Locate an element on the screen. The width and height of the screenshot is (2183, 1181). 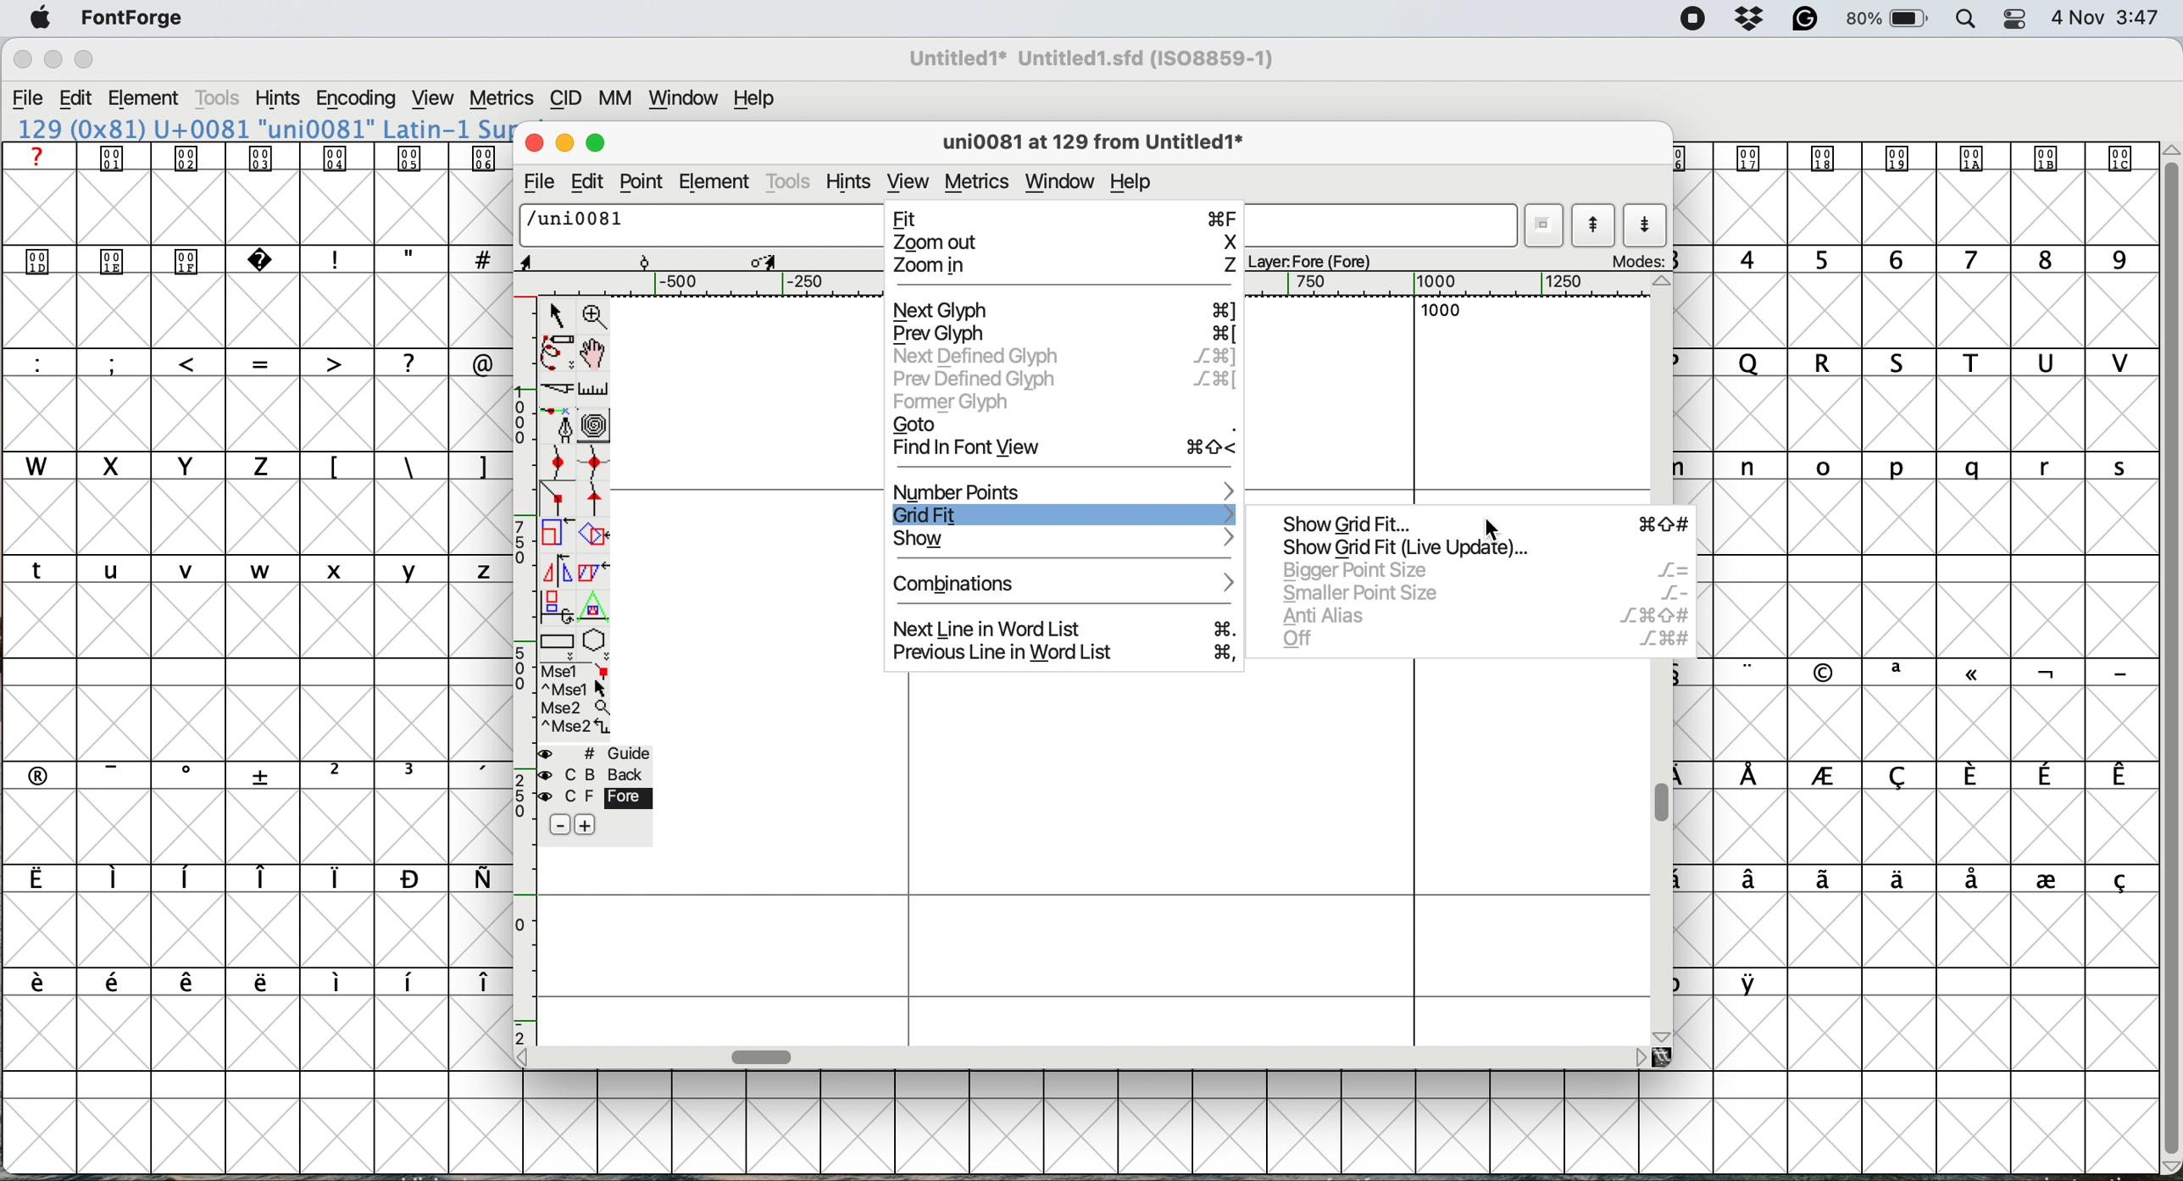
C F Fore is located at coordinates (600, 798).